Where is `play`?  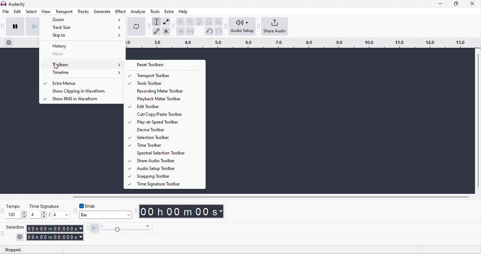 play is located at coordinates (32, 27).